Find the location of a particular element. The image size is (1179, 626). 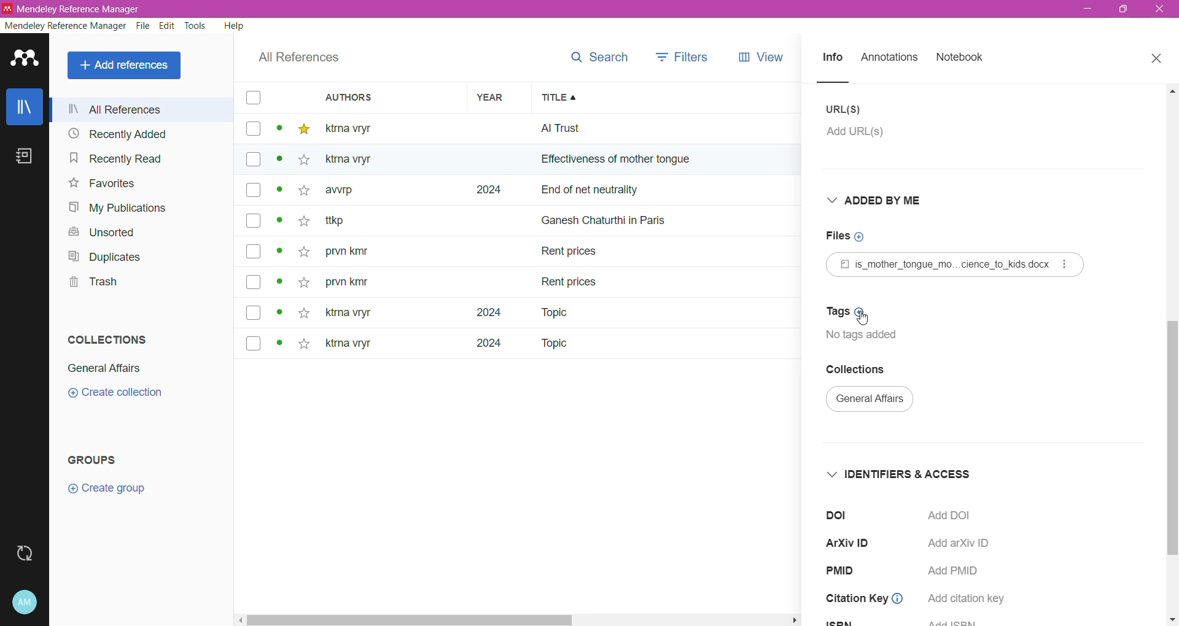

Unsorted is located at coordinates (106, 233).